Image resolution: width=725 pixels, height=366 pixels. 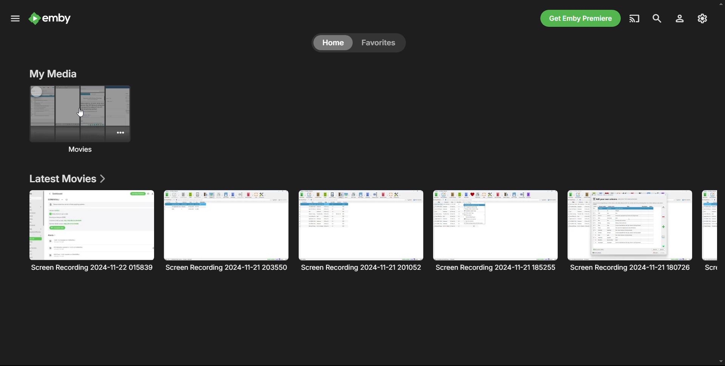 I want to click on account, so click(x=679, y=18).